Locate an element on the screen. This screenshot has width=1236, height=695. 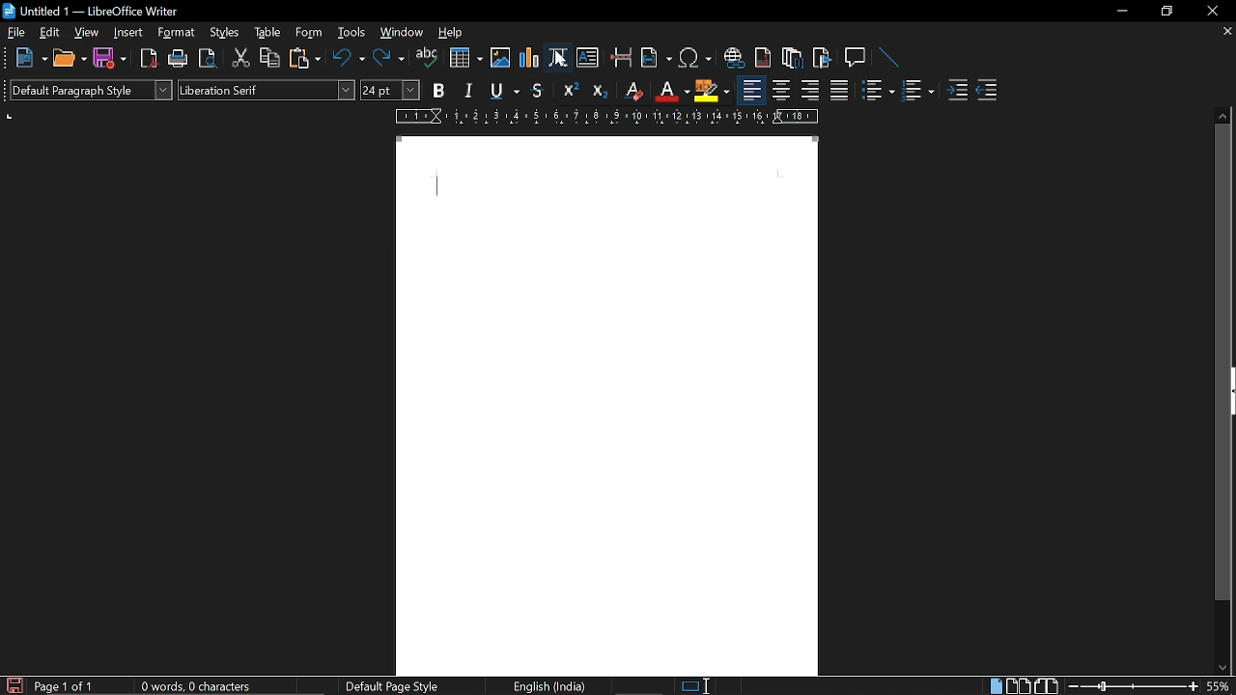
eraser is located at coordinates (632, 91).